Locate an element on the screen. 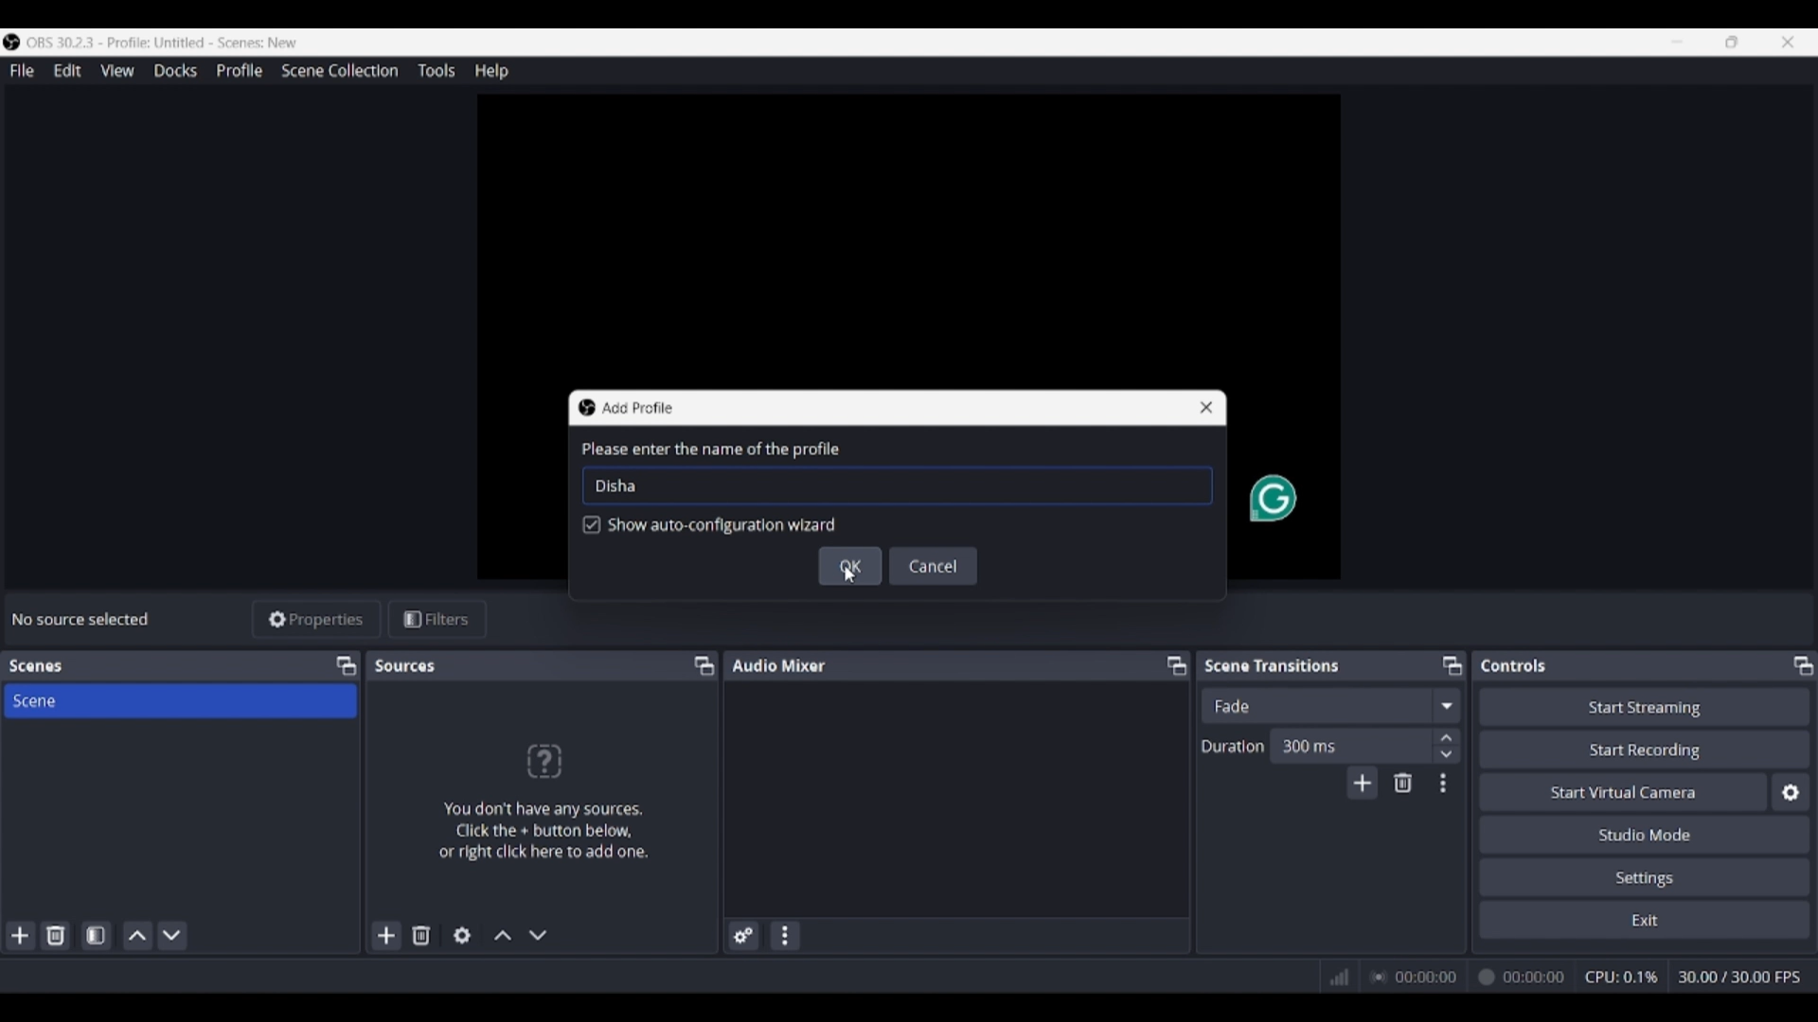 The image size is (1818, 1022). Cancel is located at coordinates (935, 566).